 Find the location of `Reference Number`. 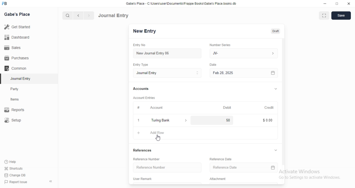

Reference Number is located at coordinates (149, 159).